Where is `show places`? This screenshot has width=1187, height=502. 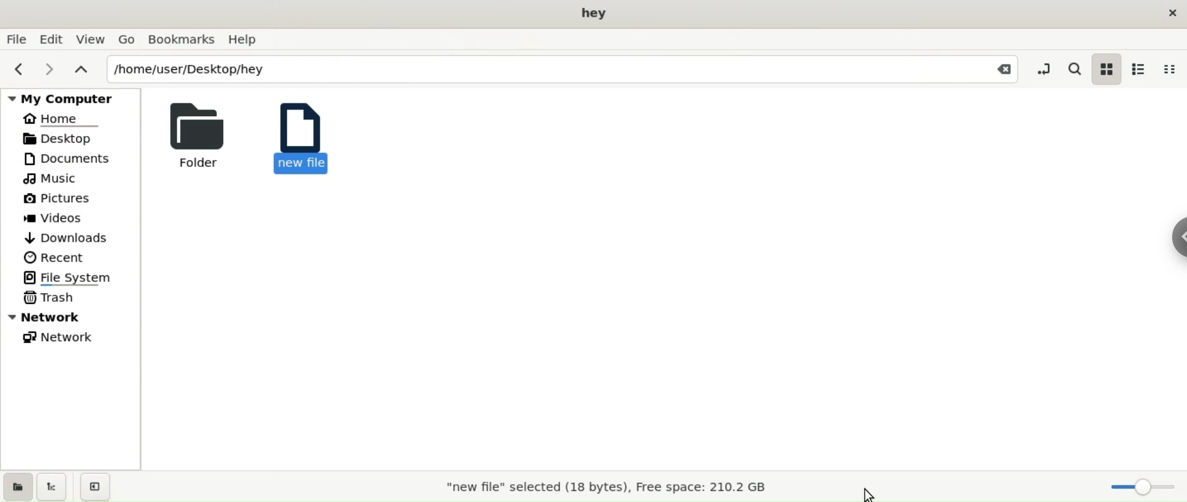
show places is located at coordinates (17, 486).